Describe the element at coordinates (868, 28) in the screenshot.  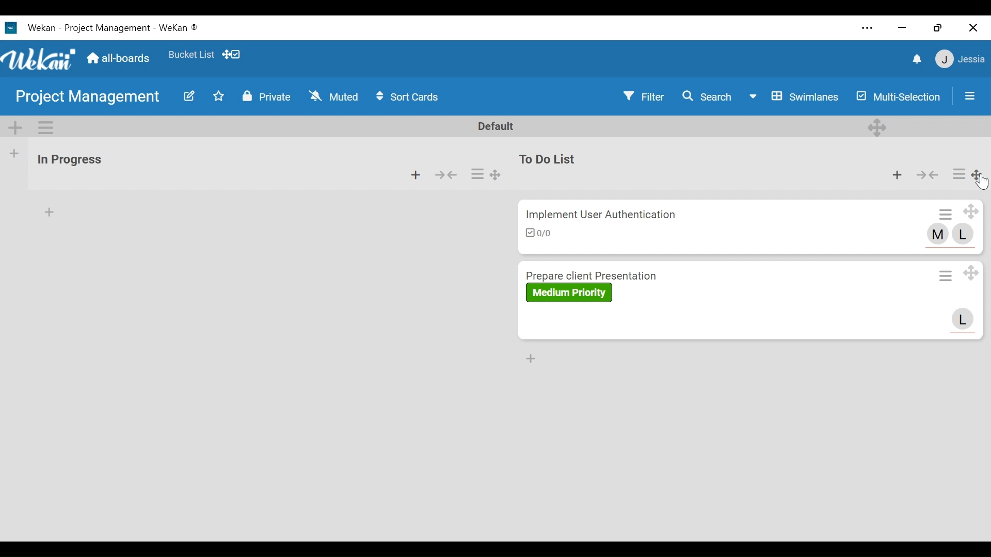
I see `settings and more` at that location.